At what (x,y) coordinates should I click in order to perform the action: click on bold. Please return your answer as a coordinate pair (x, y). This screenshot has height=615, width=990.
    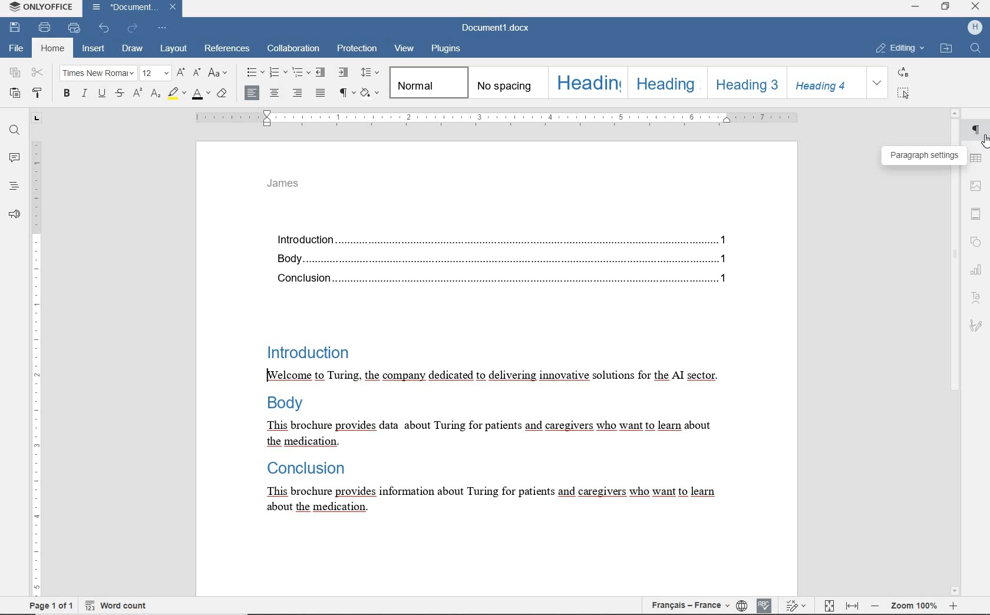
    Looking at the image, I should click on (67, 94).